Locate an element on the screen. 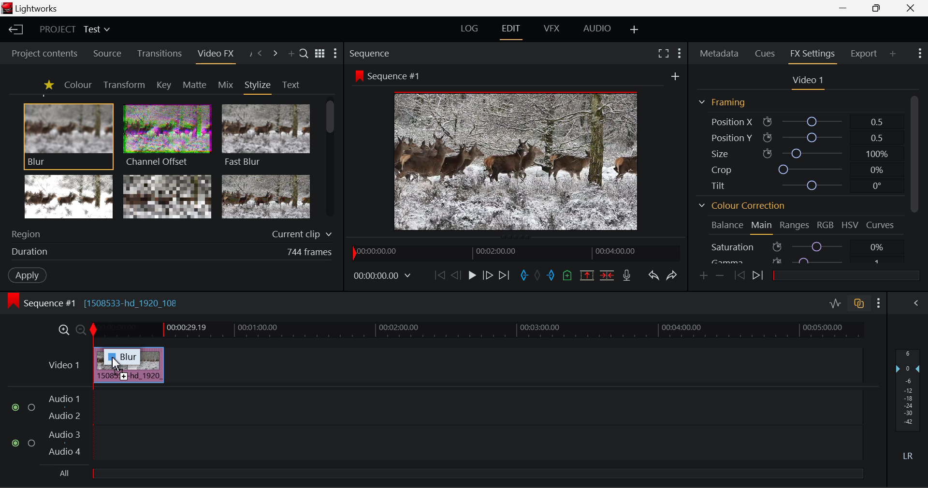 The height and width of the screenshot is (488, 928). Stylize Panel Open is located at coordinates (258, 85).